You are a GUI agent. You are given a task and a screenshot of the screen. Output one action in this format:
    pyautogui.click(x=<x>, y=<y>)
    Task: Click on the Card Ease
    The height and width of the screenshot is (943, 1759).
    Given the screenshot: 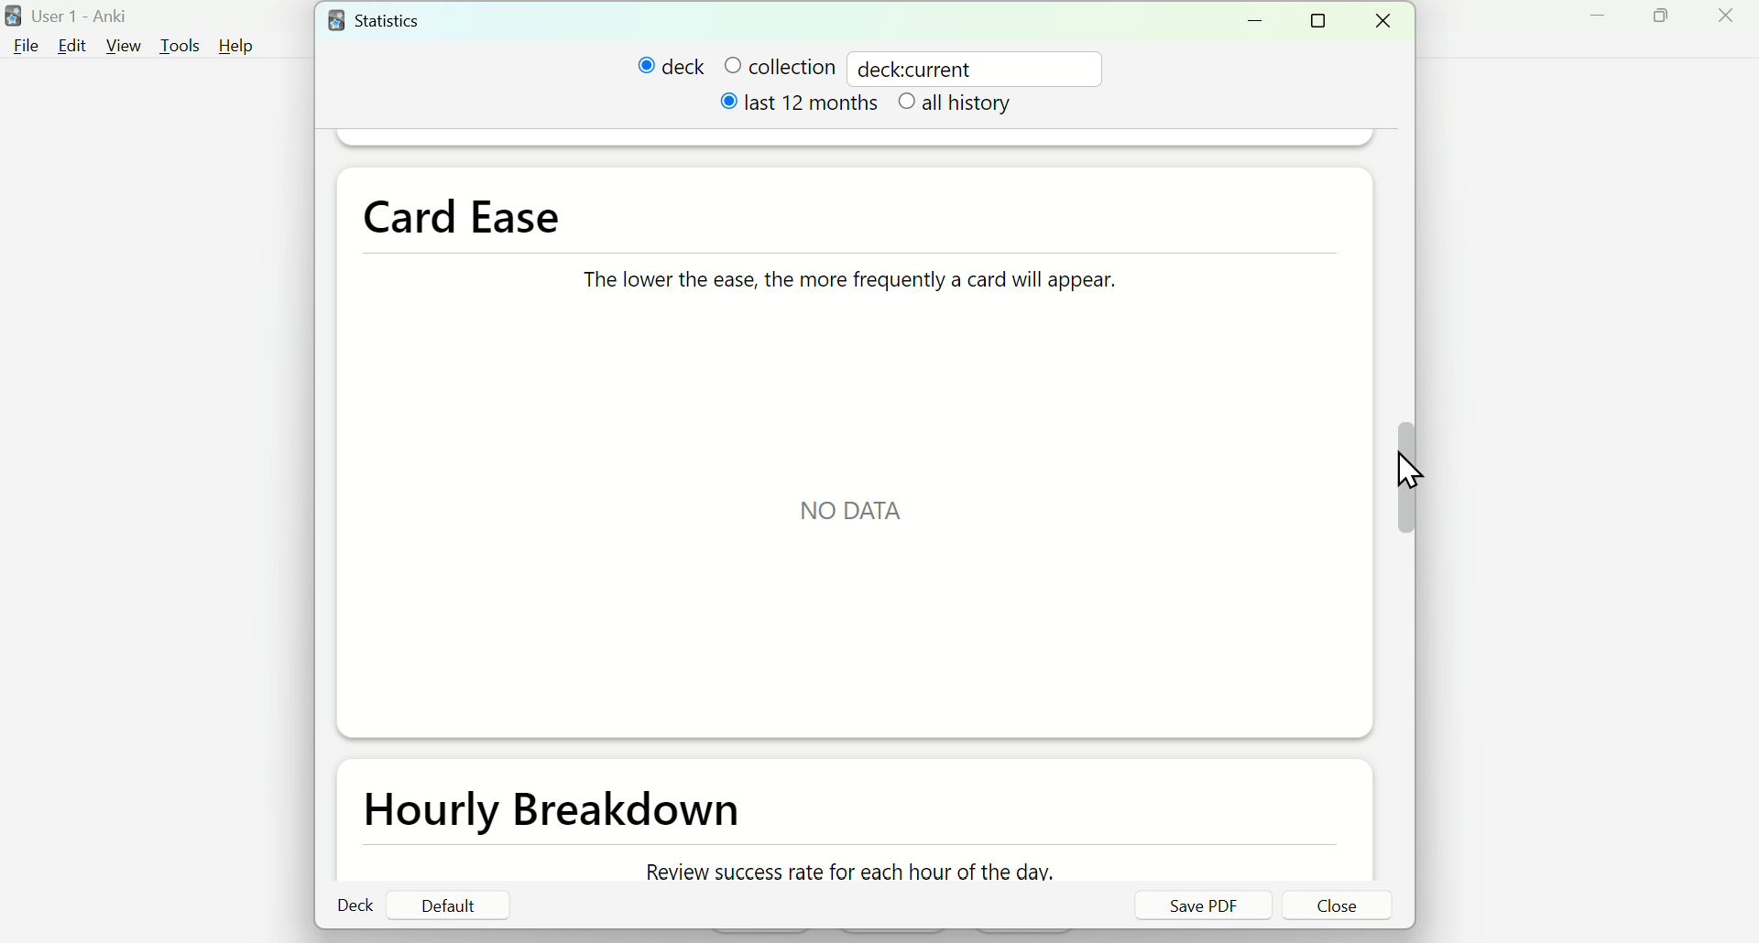 What is the action you would take?
    pyautogui.click(x=465, y=214)
    